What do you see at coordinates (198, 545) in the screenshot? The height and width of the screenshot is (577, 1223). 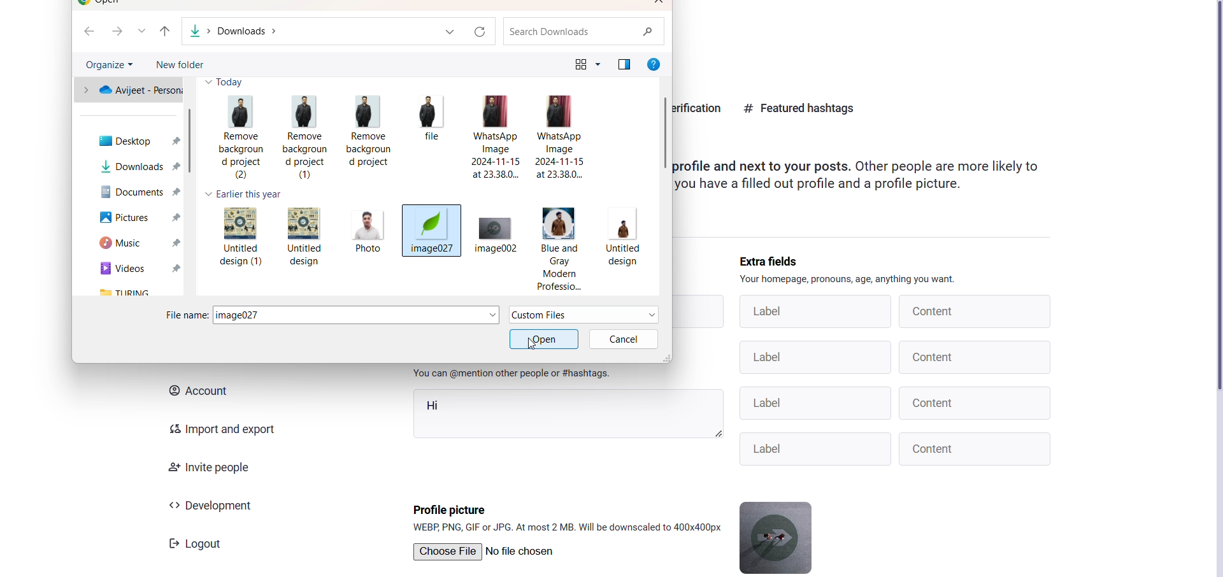 I see `Logout` at bounding box center [198, 545].